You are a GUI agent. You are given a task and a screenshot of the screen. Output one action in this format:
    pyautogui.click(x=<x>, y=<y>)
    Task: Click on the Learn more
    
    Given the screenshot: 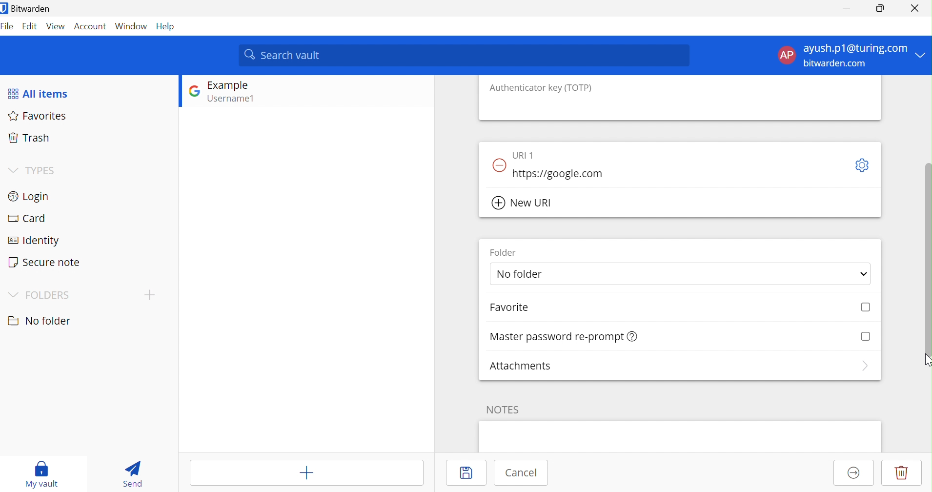 What is the action you would take?
    pyautogui.click(x=634, y=336)
    